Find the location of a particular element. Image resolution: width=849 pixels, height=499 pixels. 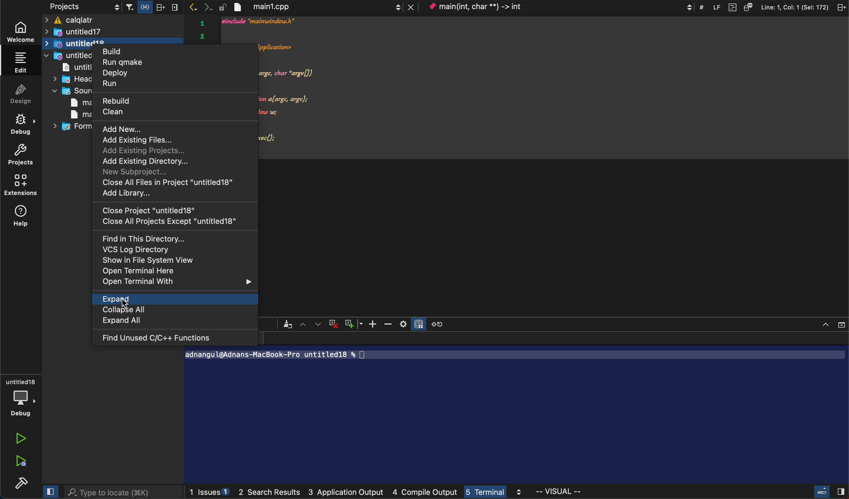

build is located at coordinates (128, 51).